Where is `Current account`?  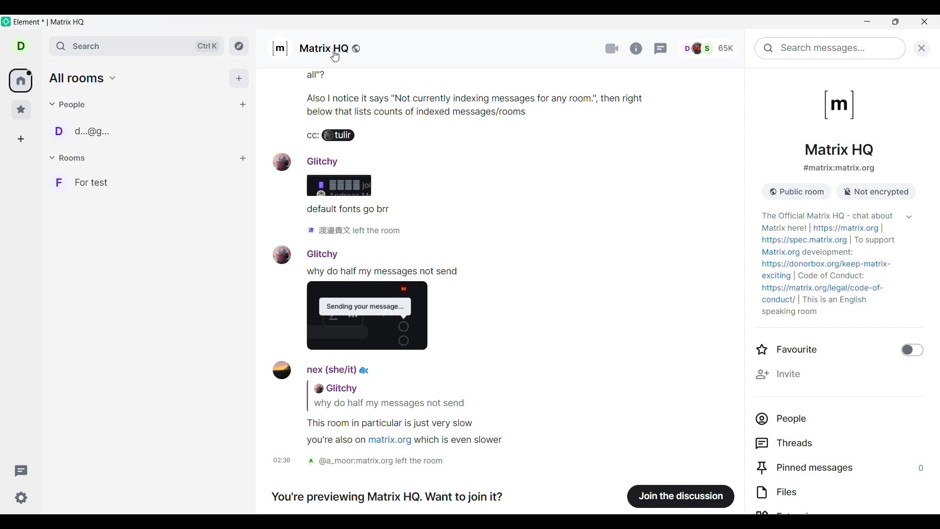
Current account is located at coordinates (21, 46).